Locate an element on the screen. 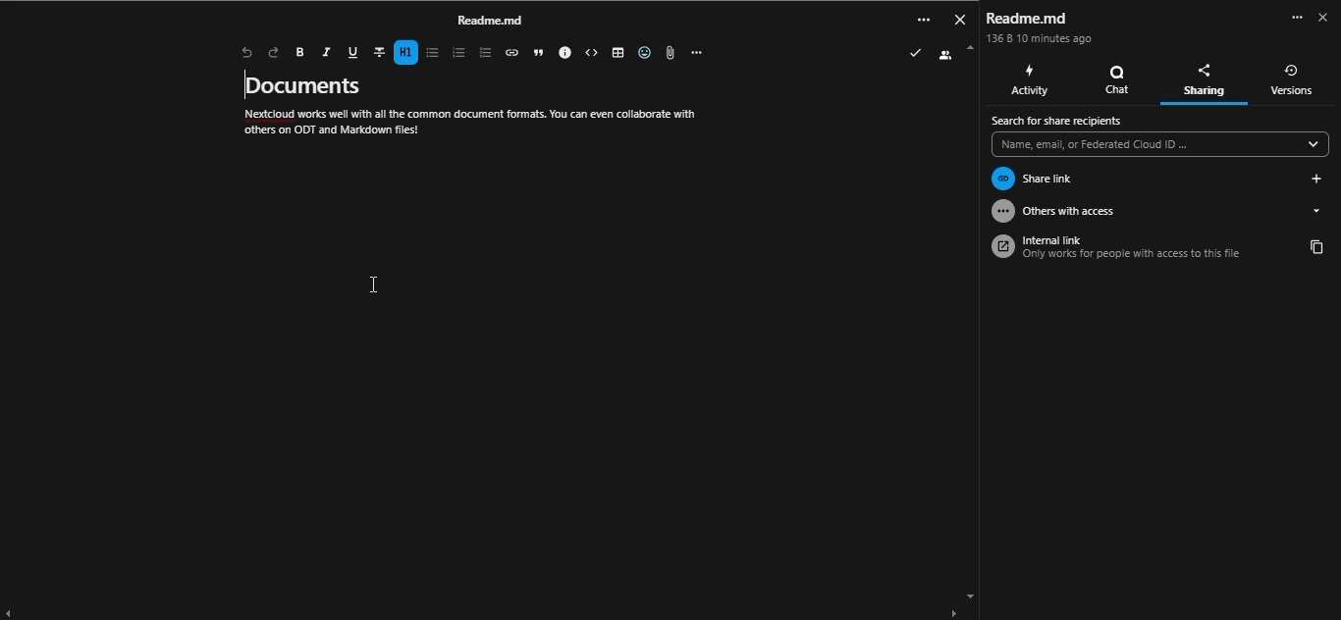 Image resolution: width=1341 pixels, height=620 pixels. attach is located at coordinates (670, 53).